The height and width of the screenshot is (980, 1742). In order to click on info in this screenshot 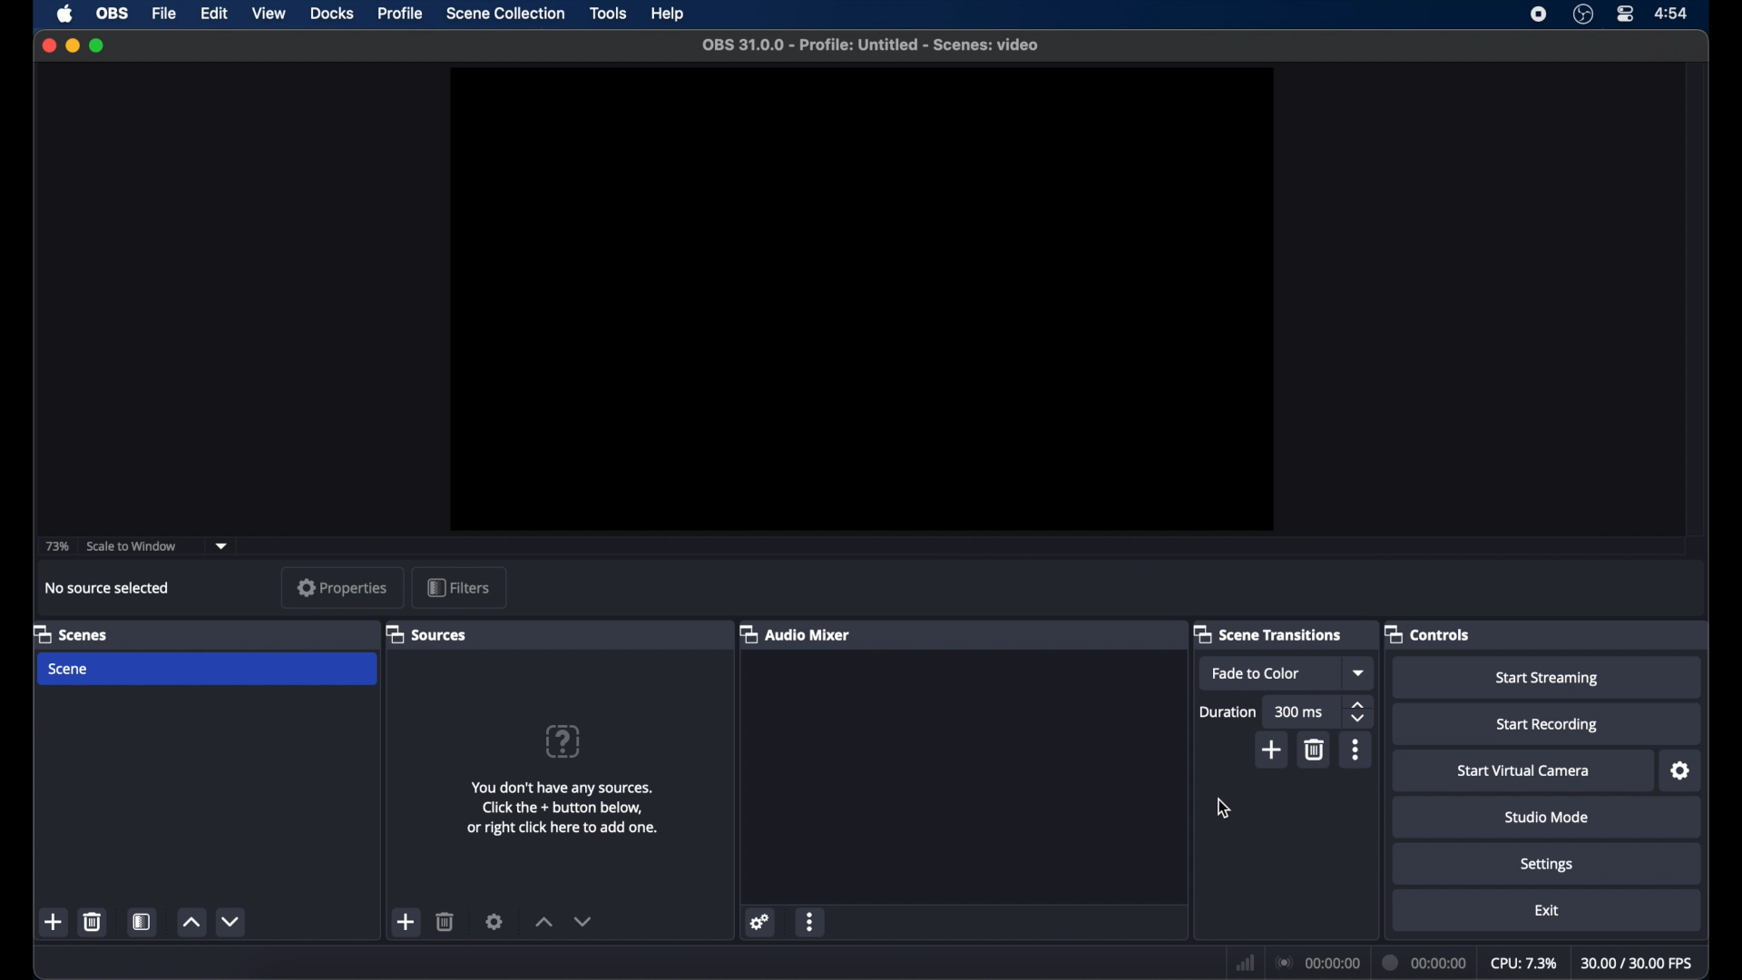, I will do `click(563, 808)`.